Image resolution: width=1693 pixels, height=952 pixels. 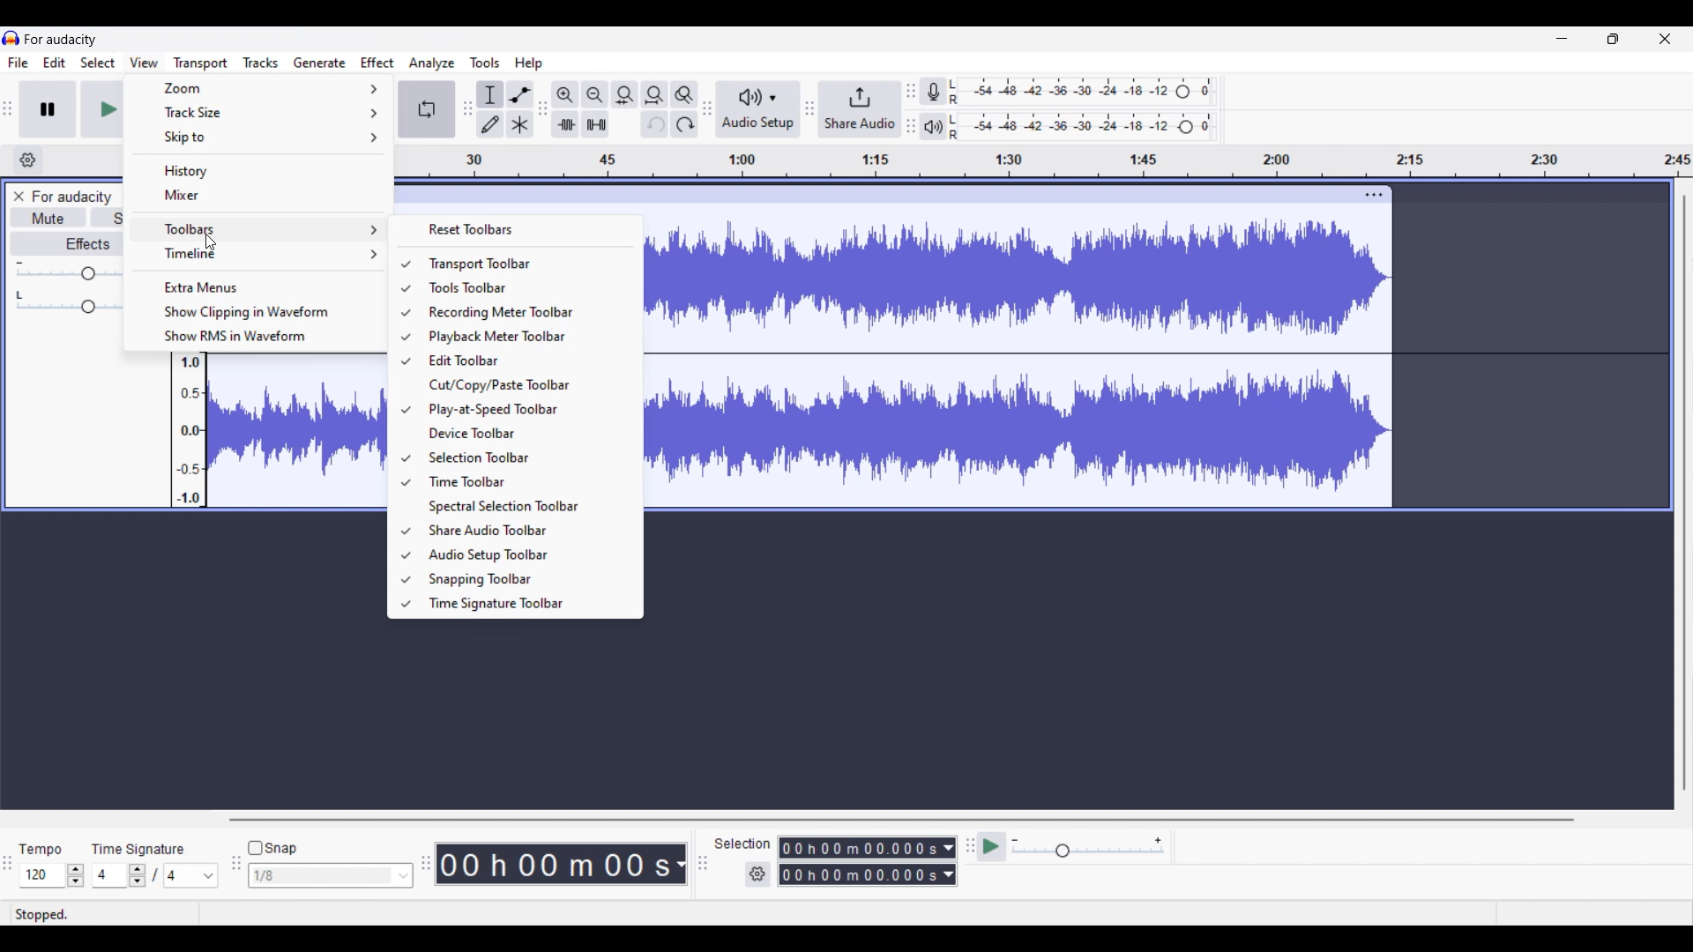 What do you see at coordinates (259, 137) in the screenshot?
I see `Skip to options` at bounding box center [259, 137].